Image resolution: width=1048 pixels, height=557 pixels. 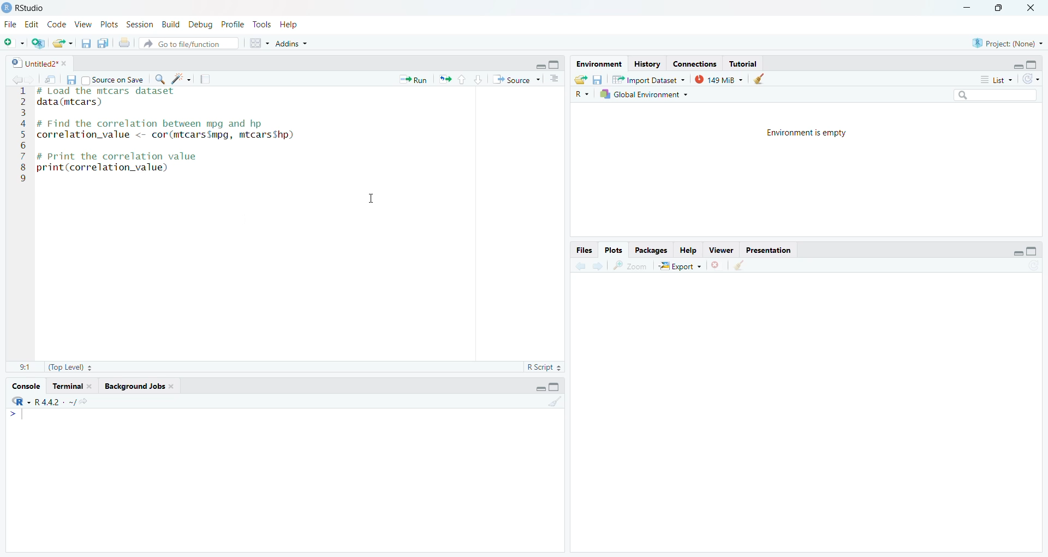 What do you see at coordinates (723, 79) in the screenshot?
I see `149kib used by R session (Source: Windows System)` at bounding box center [723, 79].